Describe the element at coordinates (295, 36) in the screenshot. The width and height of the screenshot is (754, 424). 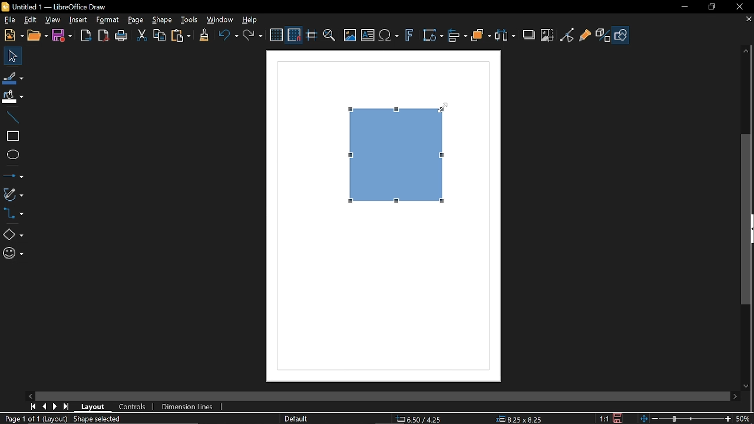
I see `Snap to grid` at that location.